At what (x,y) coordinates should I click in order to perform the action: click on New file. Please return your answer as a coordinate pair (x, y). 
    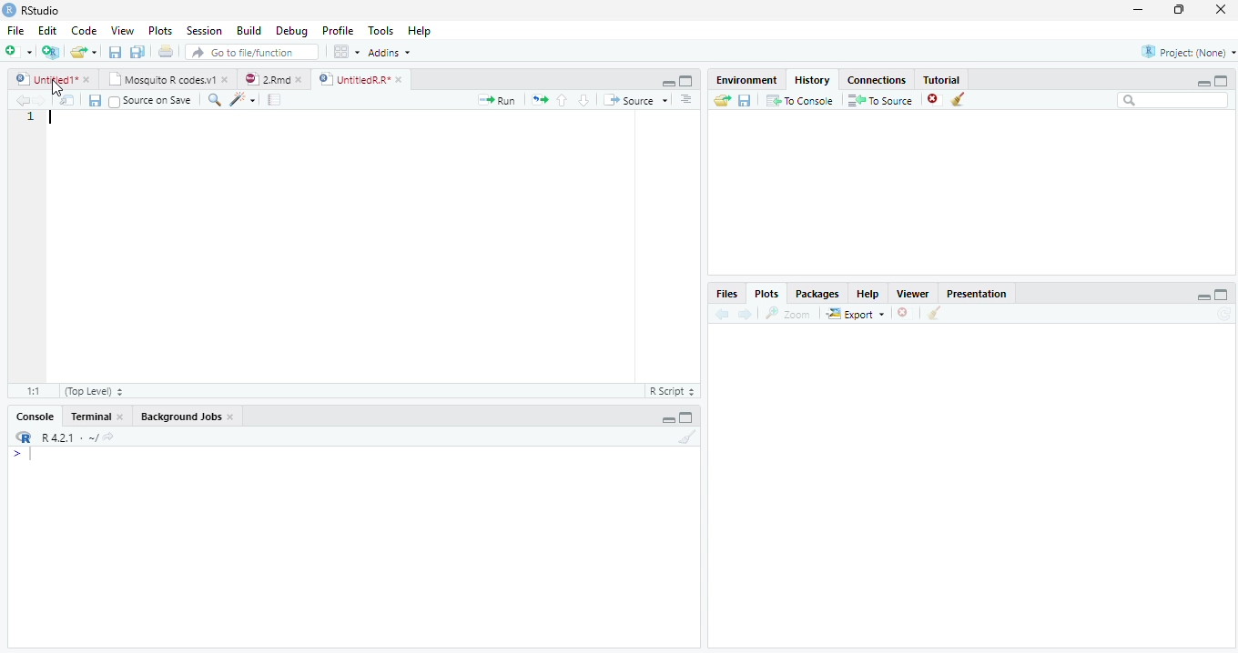
    Looking at the image, I should click on (18, 51).